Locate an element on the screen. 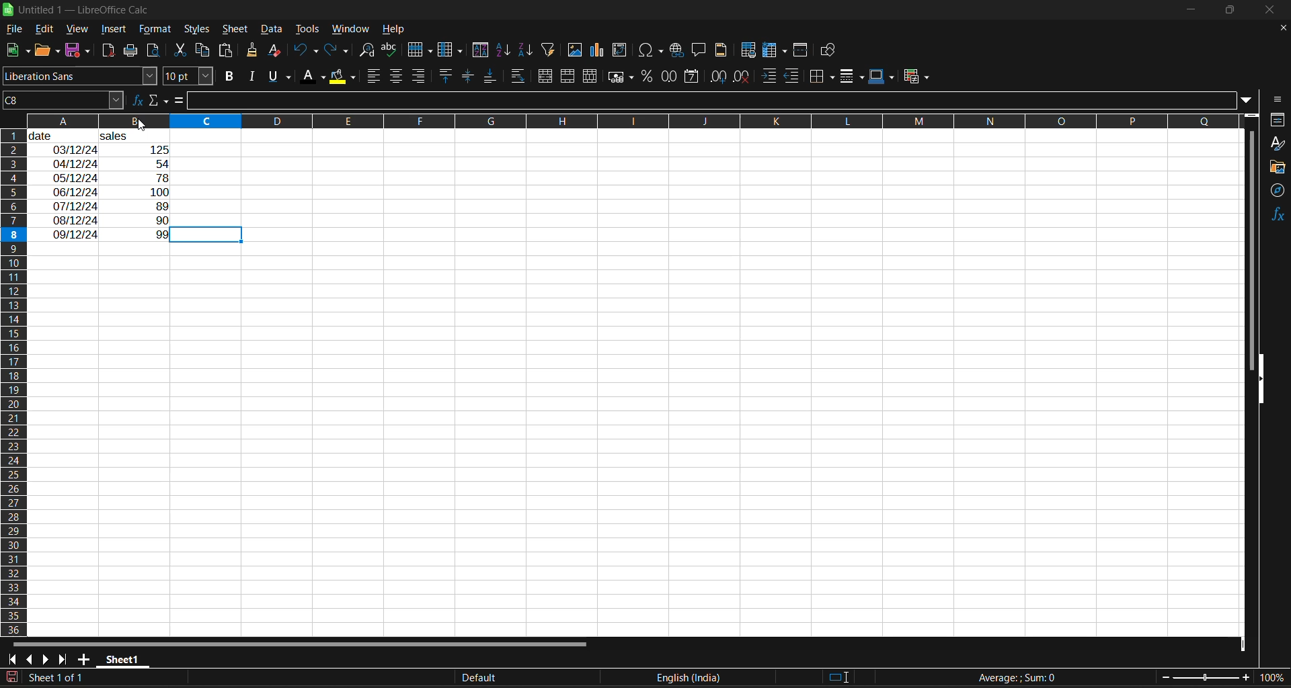  delete decimal place is located at coordinates (742, 78).